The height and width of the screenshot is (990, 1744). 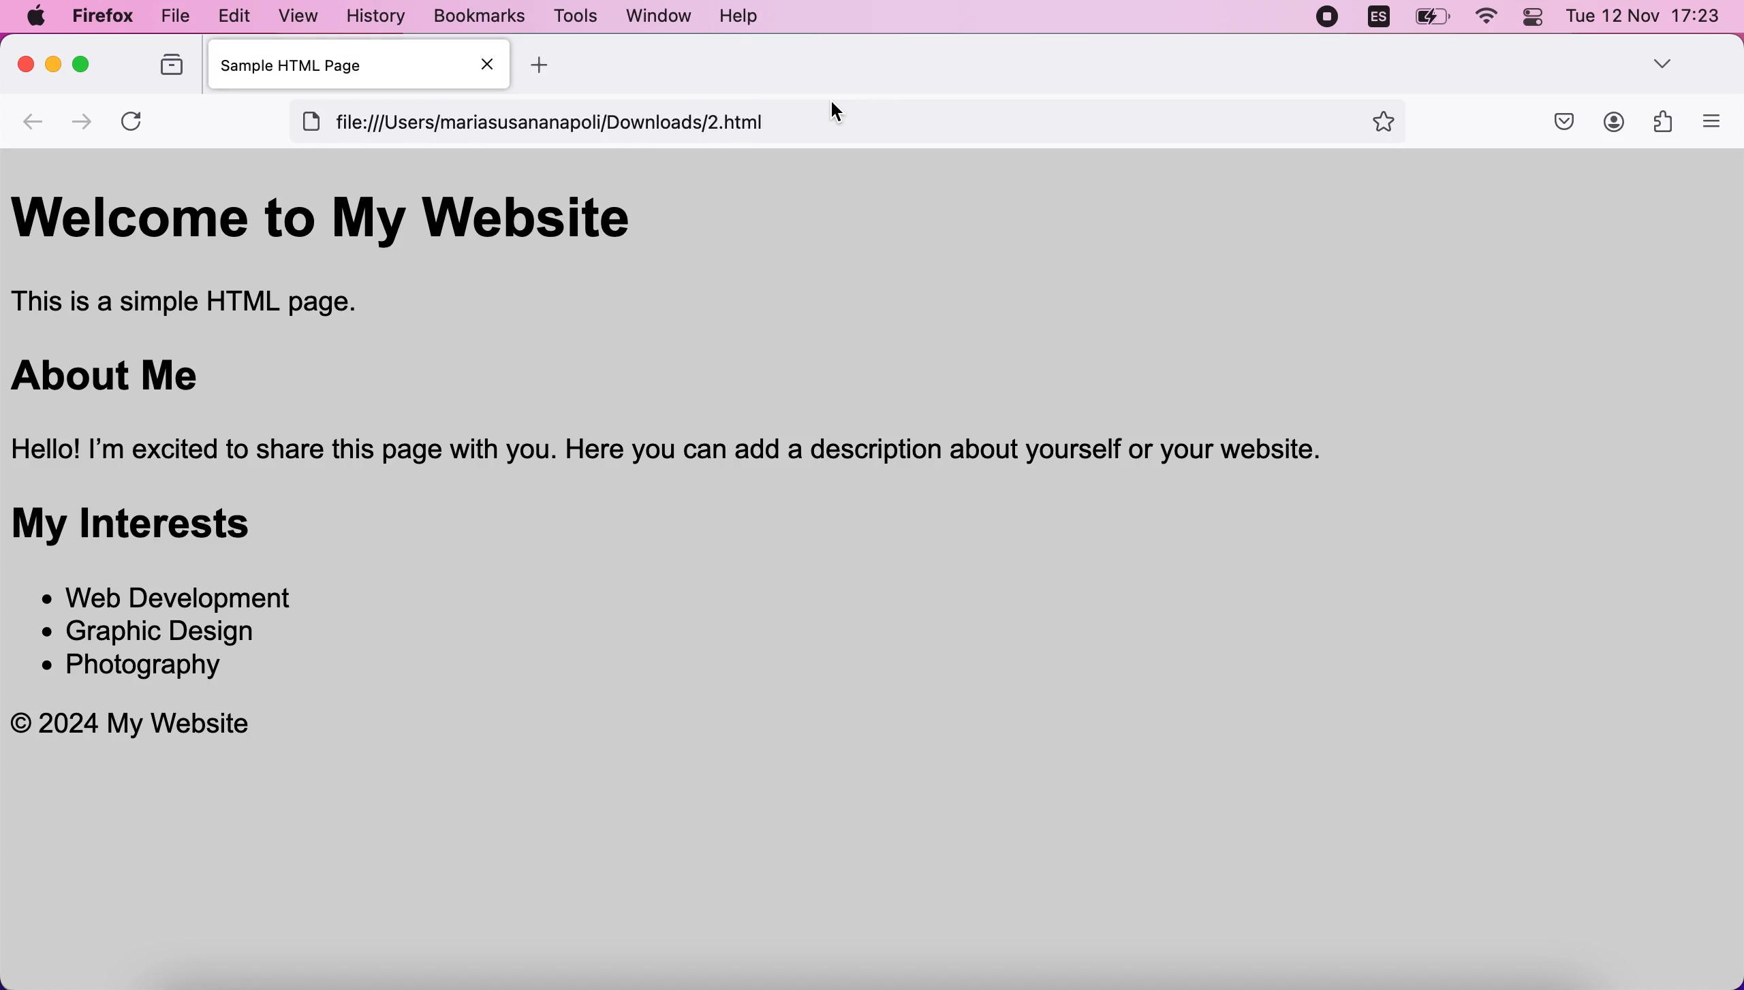 I want to click on open application menu, so click(x=1713, y=122).